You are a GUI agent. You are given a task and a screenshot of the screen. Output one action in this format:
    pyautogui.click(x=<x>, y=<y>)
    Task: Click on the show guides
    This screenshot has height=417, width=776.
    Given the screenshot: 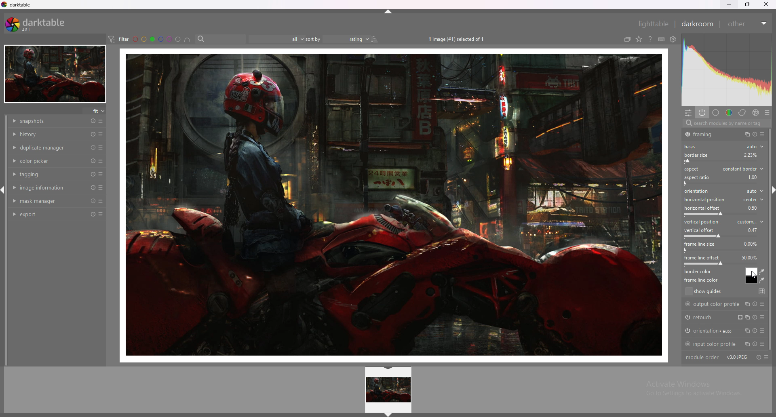 What is the action you would take?
    pyautogui.click(x=724, y=292)
    